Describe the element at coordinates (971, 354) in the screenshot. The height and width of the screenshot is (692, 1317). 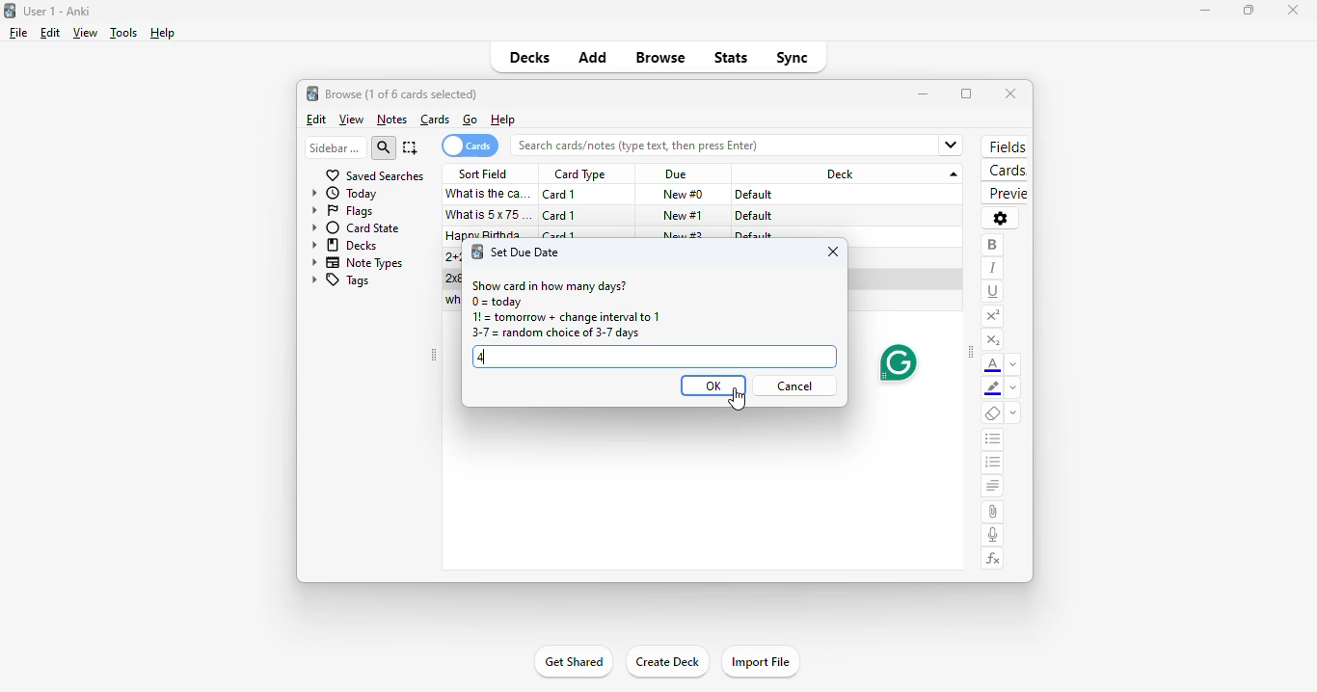
I see `toggle sidebar` at that location.